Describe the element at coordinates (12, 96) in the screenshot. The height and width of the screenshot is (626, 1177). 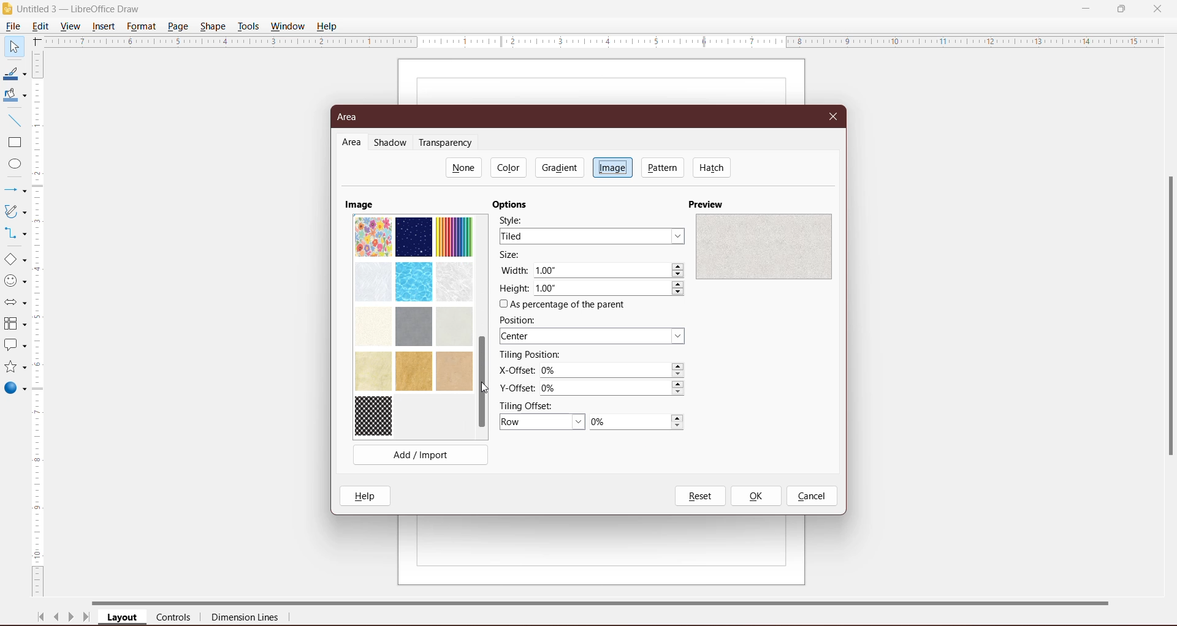
I see `Fill Color` at that location.